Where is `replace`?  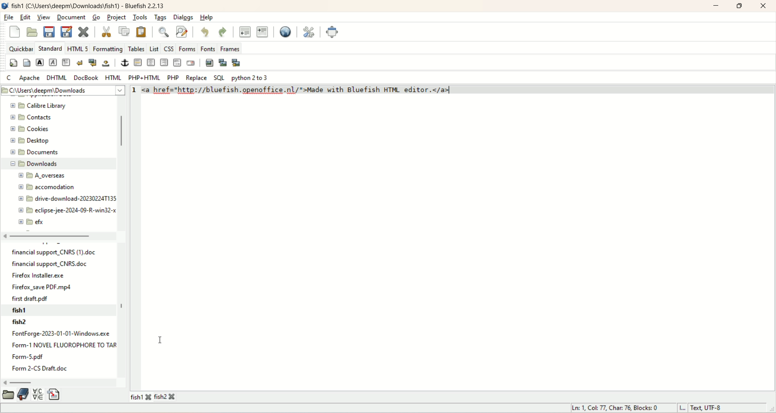 replace is located at coordinates (196, 78).